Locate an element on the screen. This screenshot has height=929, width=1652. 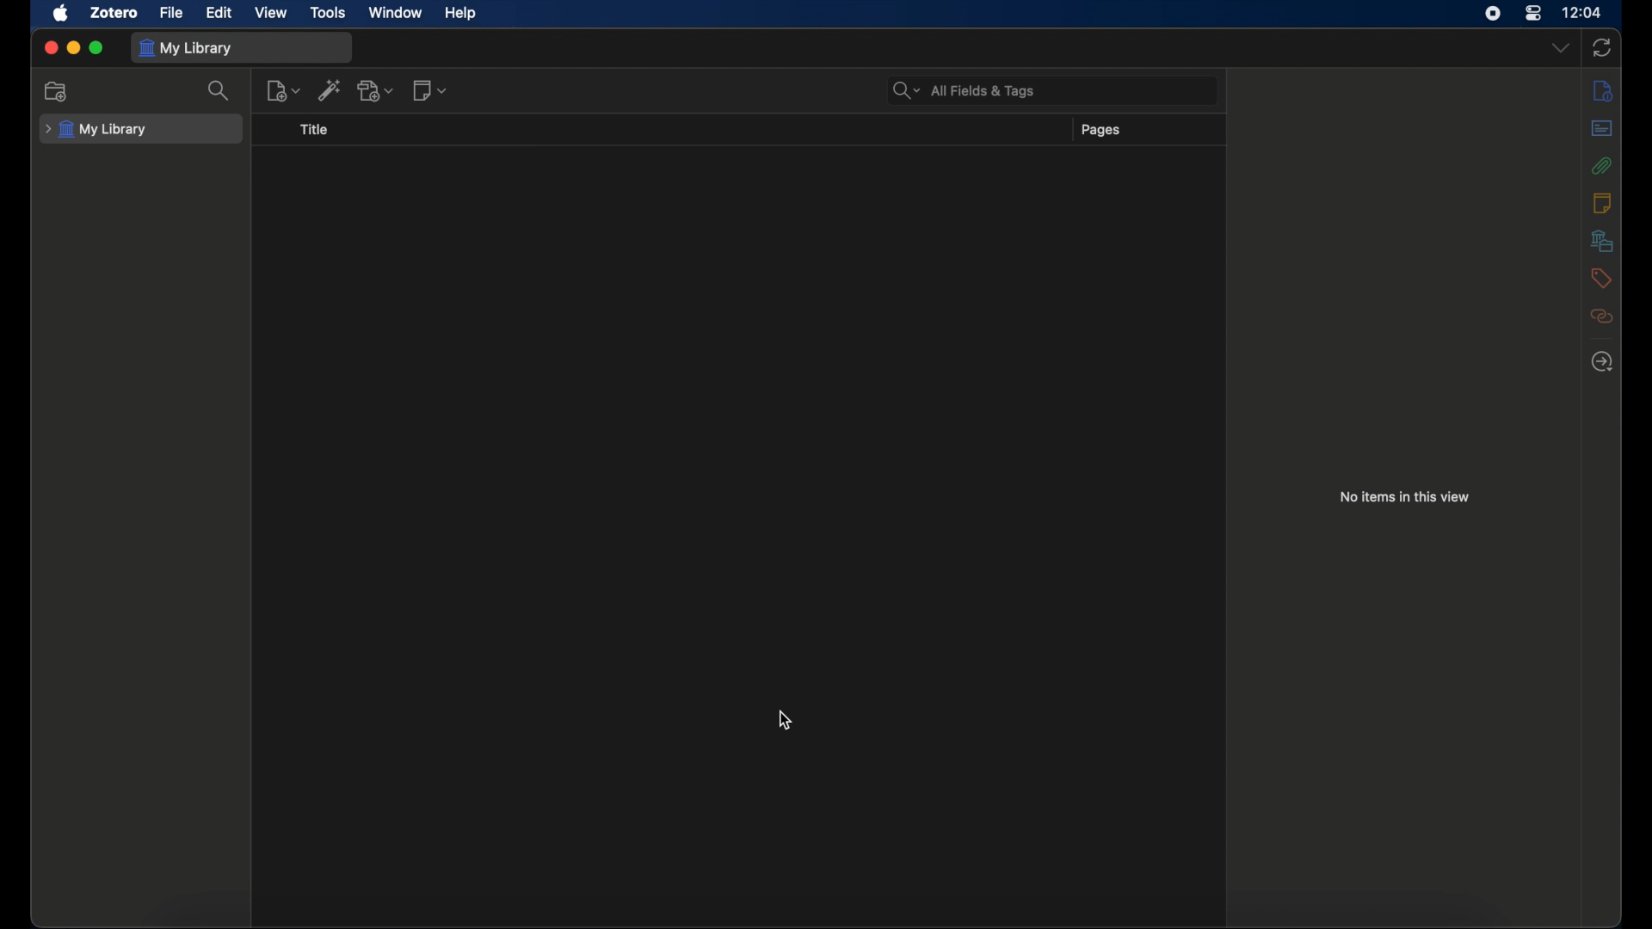
no items in this view is located at coordinates (1404, 496).